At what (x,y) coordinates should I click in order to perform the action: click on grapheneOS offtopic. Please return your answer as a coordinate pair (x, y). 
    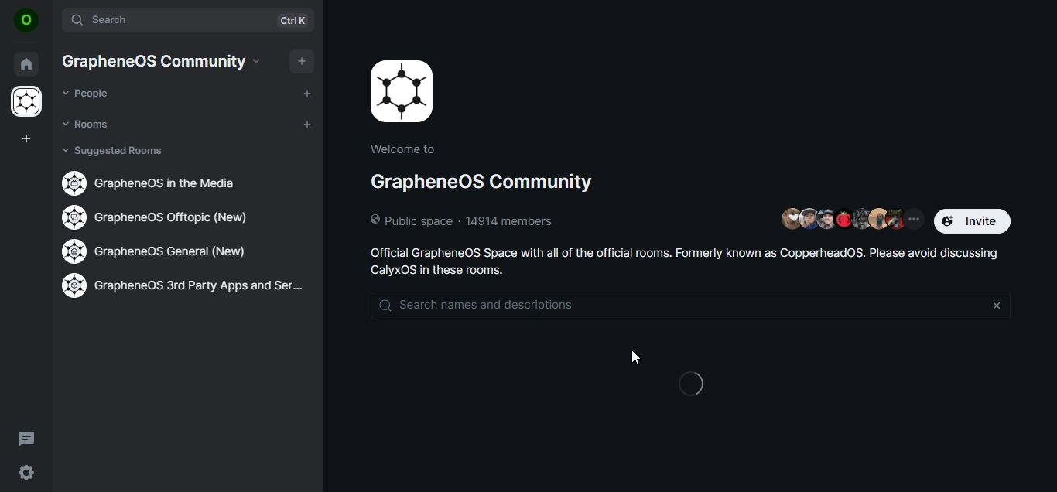
    Looking at the image, I should click on (165, 217).